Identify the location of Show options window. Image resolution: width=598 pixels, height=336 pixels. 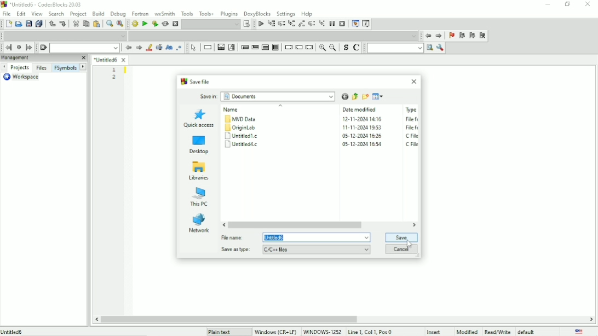
(441, 48).